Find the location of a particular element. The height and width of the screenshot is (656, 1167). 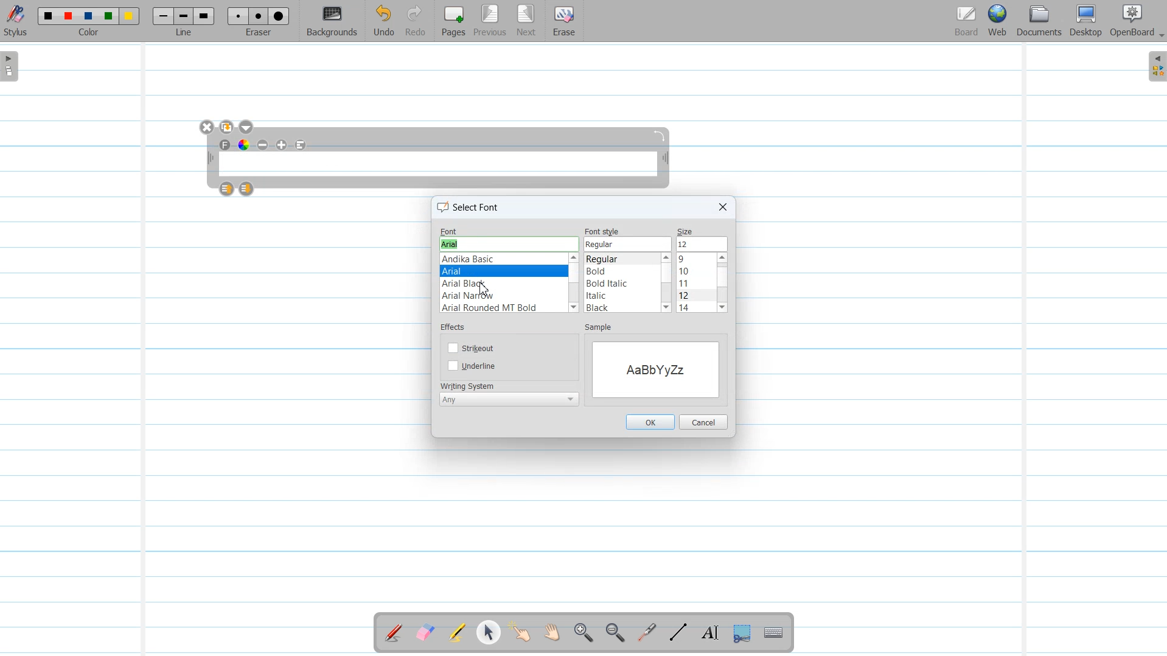

Font Type is located at coordinates (501, 282).